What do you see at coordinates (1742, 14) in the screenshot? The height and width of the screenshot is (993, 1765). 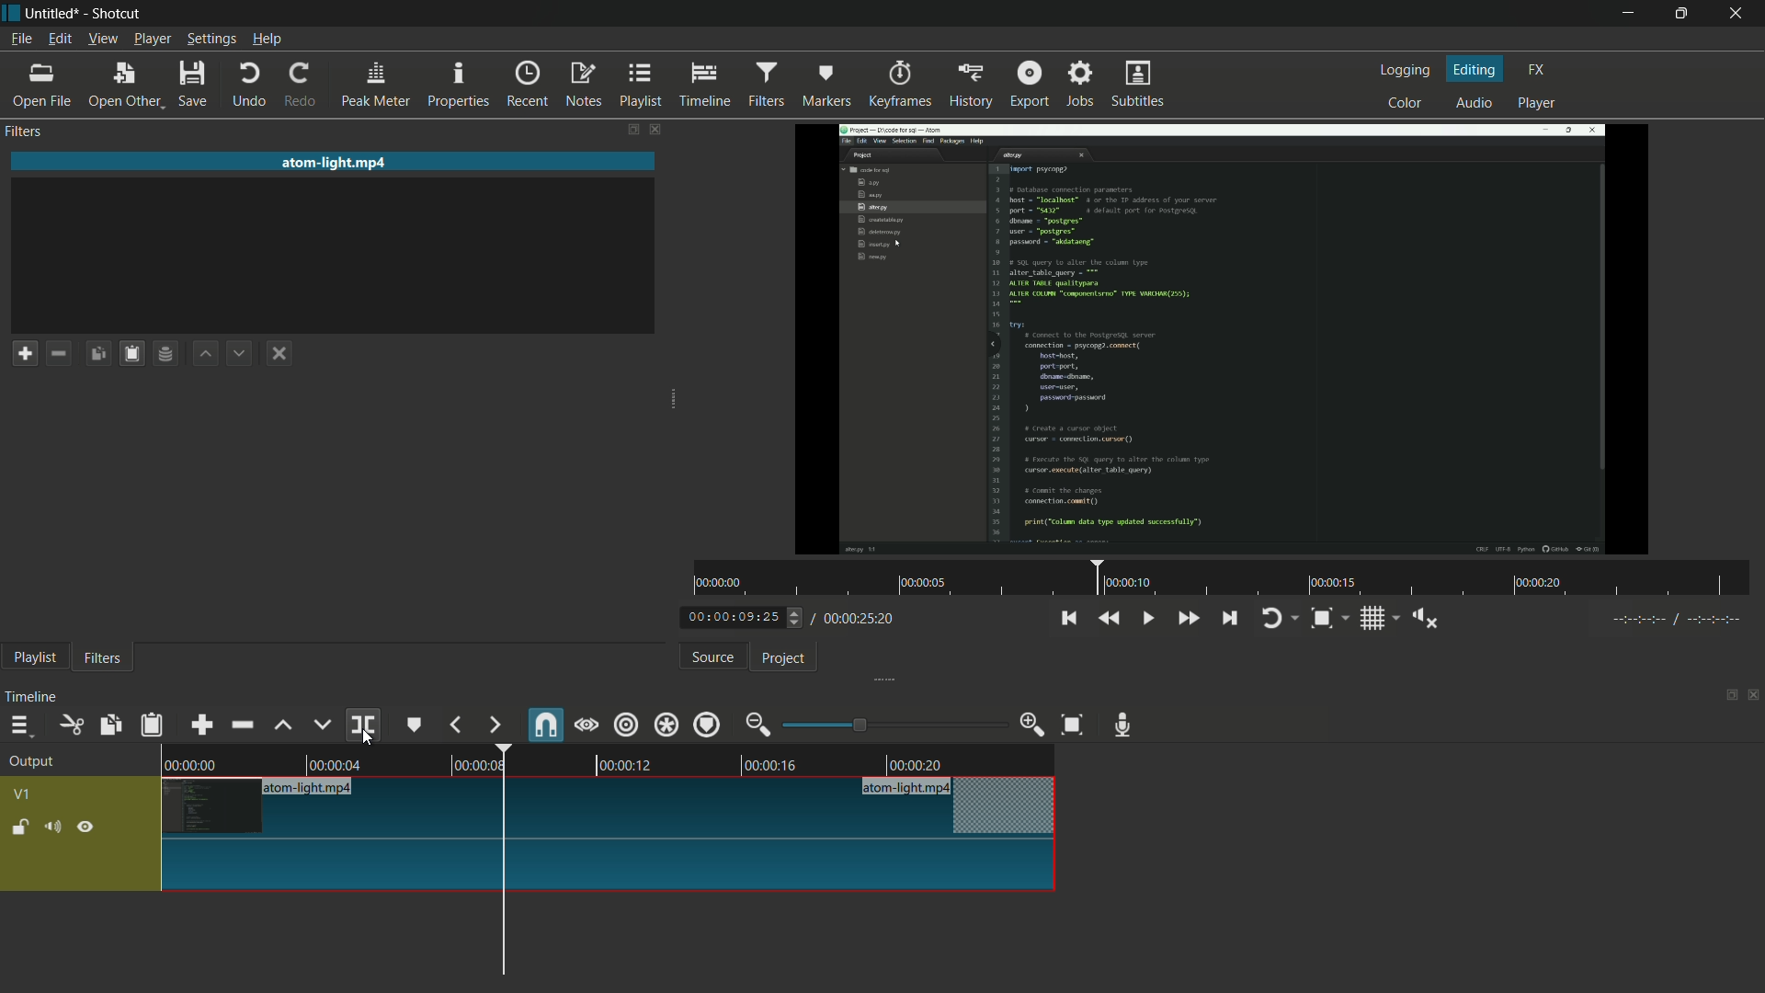 I see `close app` at bounding box center [1742, 14].